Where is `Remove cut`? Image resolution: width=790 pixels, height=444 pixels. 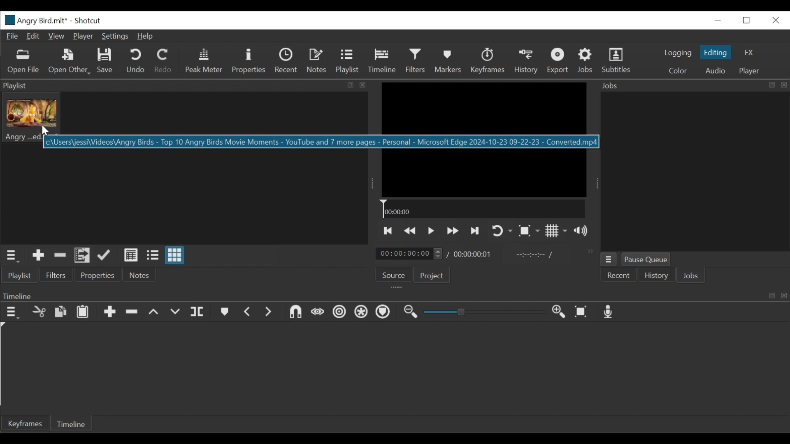
Remove cut is located at coordinates (60, 256).